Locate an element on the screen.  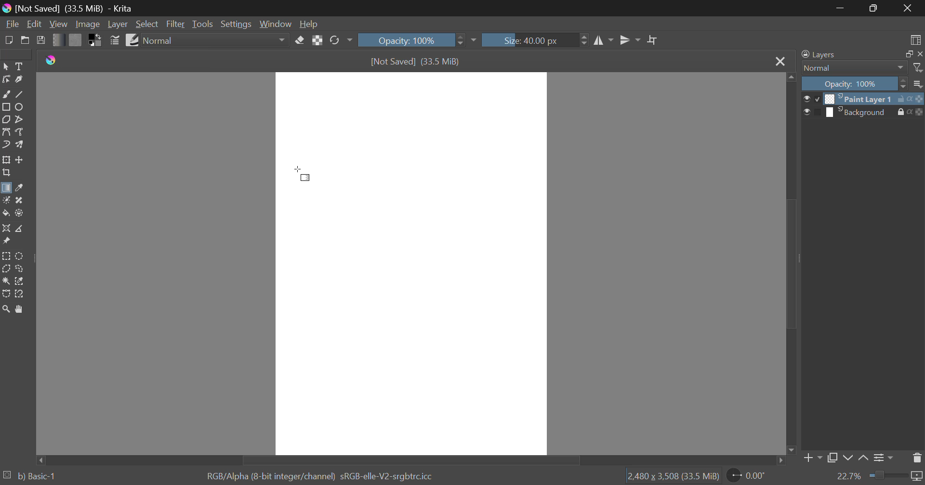
Normal is located at coordinates (849, 68).